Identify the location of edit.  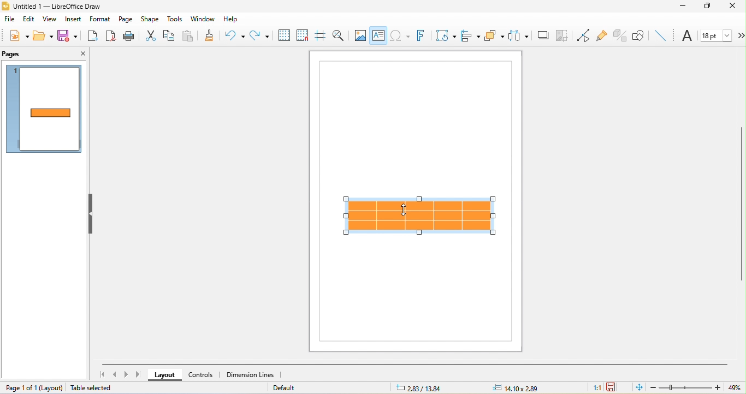
(28, 19).